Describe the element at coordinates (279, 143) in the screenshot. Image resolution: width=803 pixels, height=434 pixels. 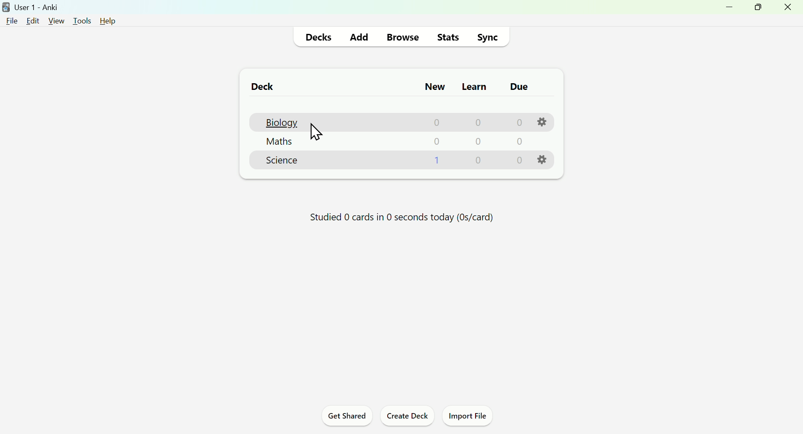
I see `Maths` at that location.